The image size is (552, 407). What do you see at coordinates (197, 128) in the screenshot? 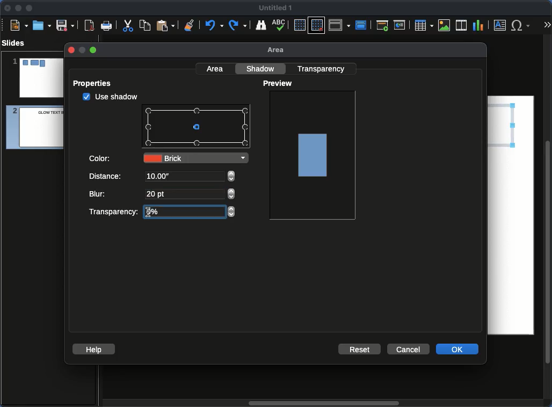
I see `Points` at bounding box center [197, 128].